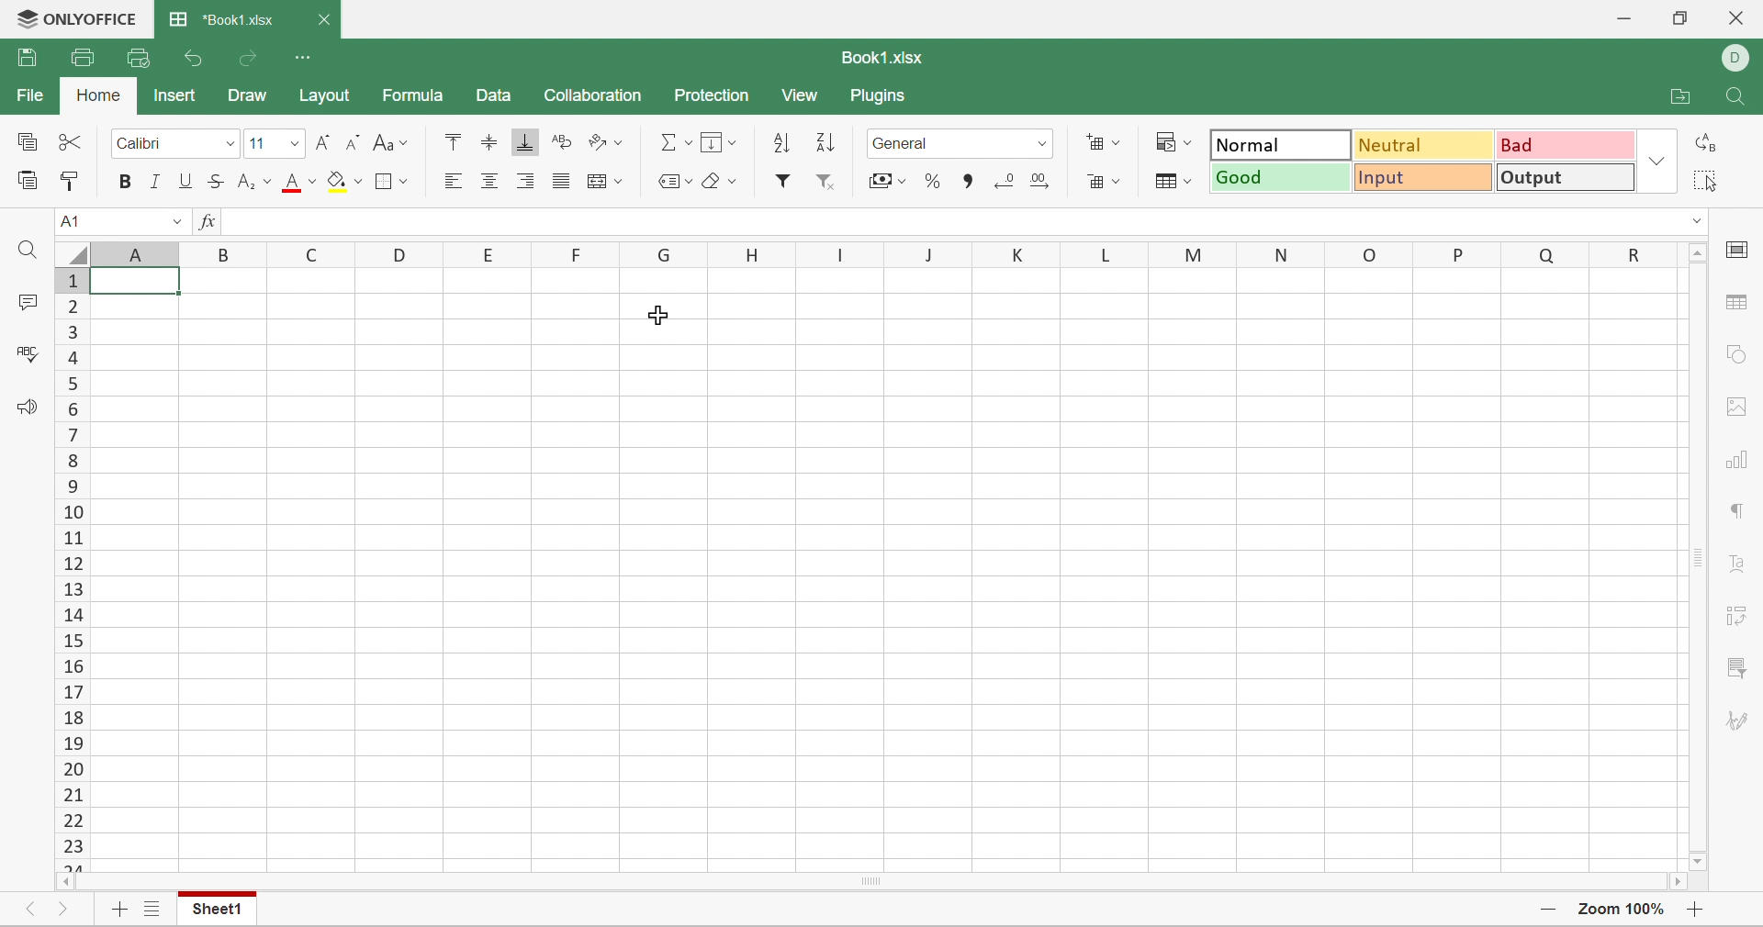 This screenshot has height=927, width=1763. I want to click on Drop Down, so click(167, 220).